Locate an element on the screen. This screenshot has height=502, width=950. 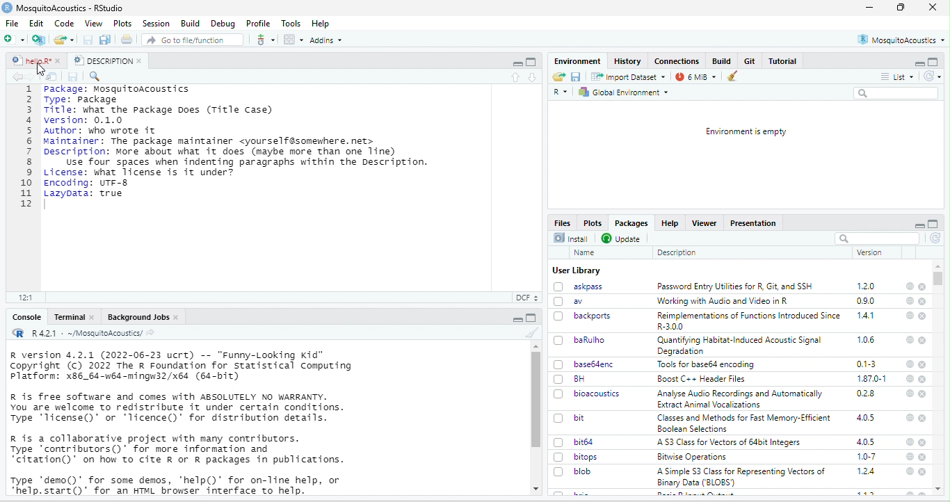
Description is located at coordinates (677, 252).